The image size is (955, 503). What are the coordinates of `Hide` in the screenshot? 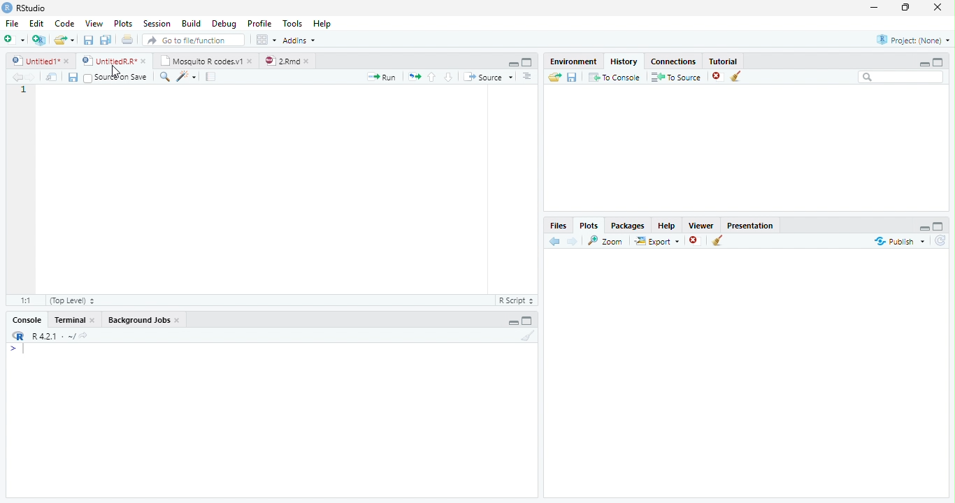 It's located at (512, 64).